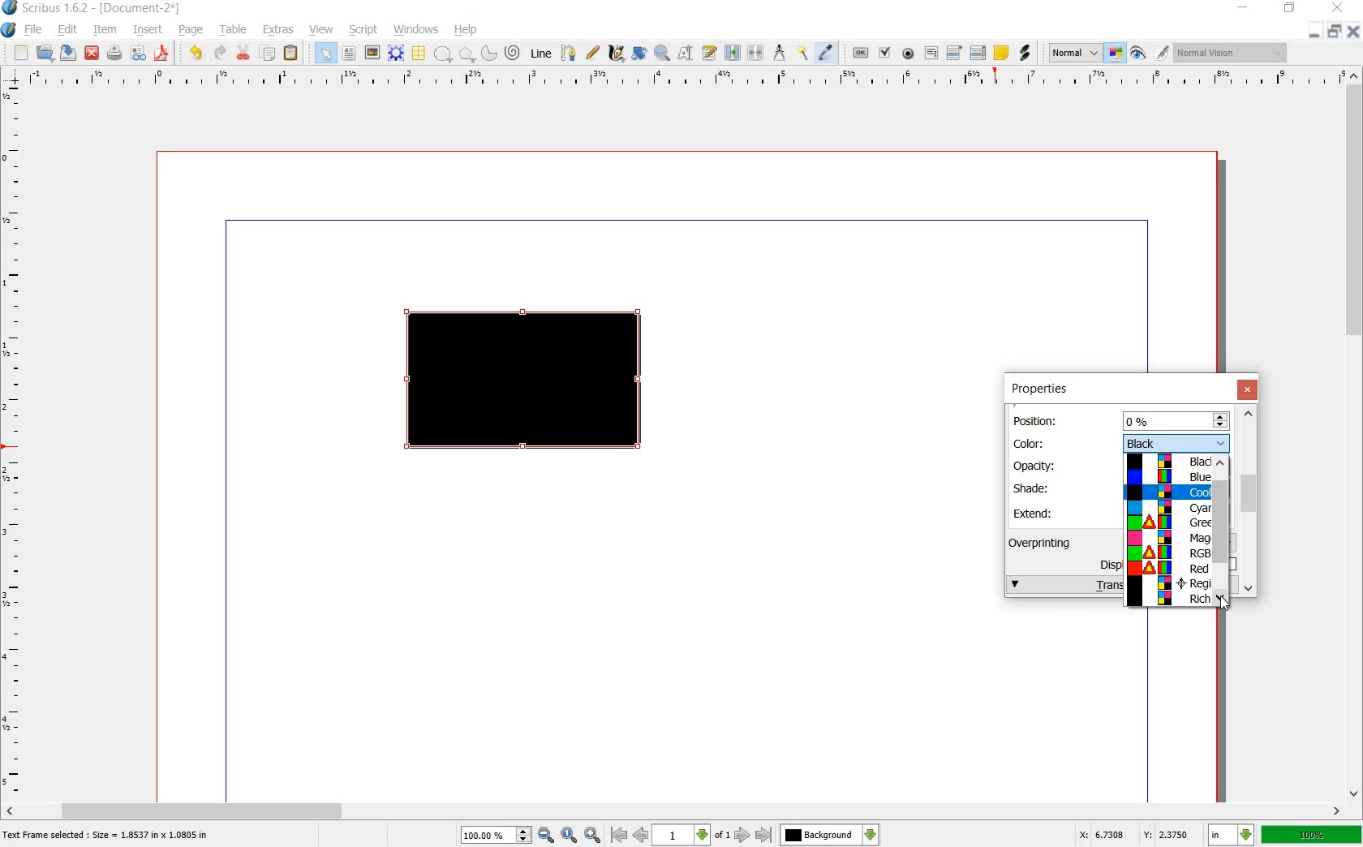 This screenshot has height=847, width=1363. What do you see at coordinates (1036, 513) in the screenshot?
I see `extend` at bounding box center [1036, 513].